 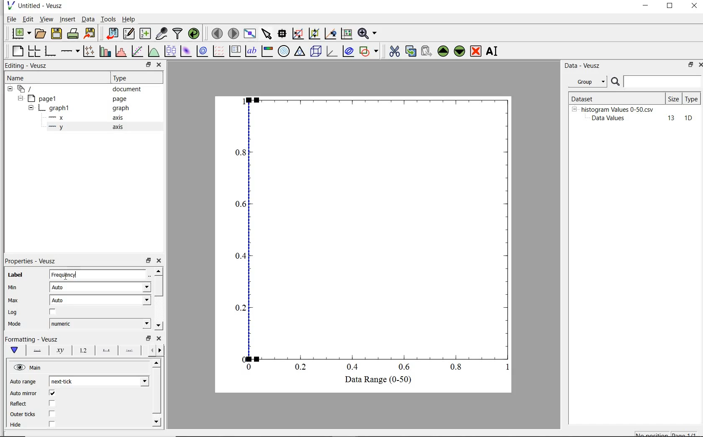 What do you see at coordinates (30, 338) in the screenshot?
I see `|Formatting - Veusz` at bounding box center [30, 338].